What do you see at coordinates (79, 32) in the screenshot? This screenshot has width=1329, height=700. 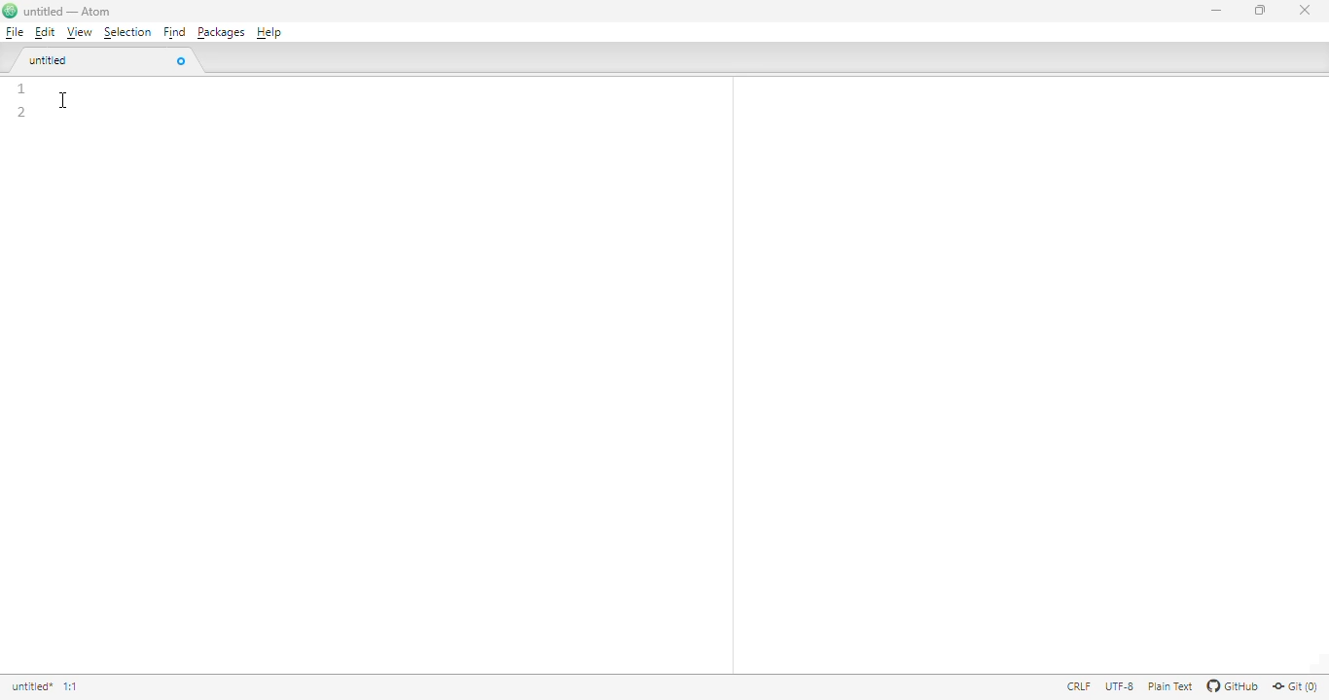 I see `view` at bounding box center [79, 32].